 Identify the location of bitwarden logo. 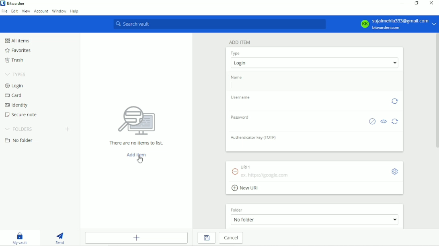
(3, 3).